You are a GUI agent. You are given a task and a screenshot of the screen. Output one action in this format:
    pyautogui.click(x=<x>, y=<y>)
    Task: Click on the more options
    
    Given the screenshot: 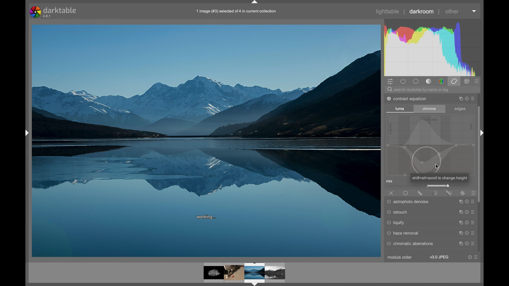 What is the action you would take?
    pyautogui.click(x=466, y=98)
    